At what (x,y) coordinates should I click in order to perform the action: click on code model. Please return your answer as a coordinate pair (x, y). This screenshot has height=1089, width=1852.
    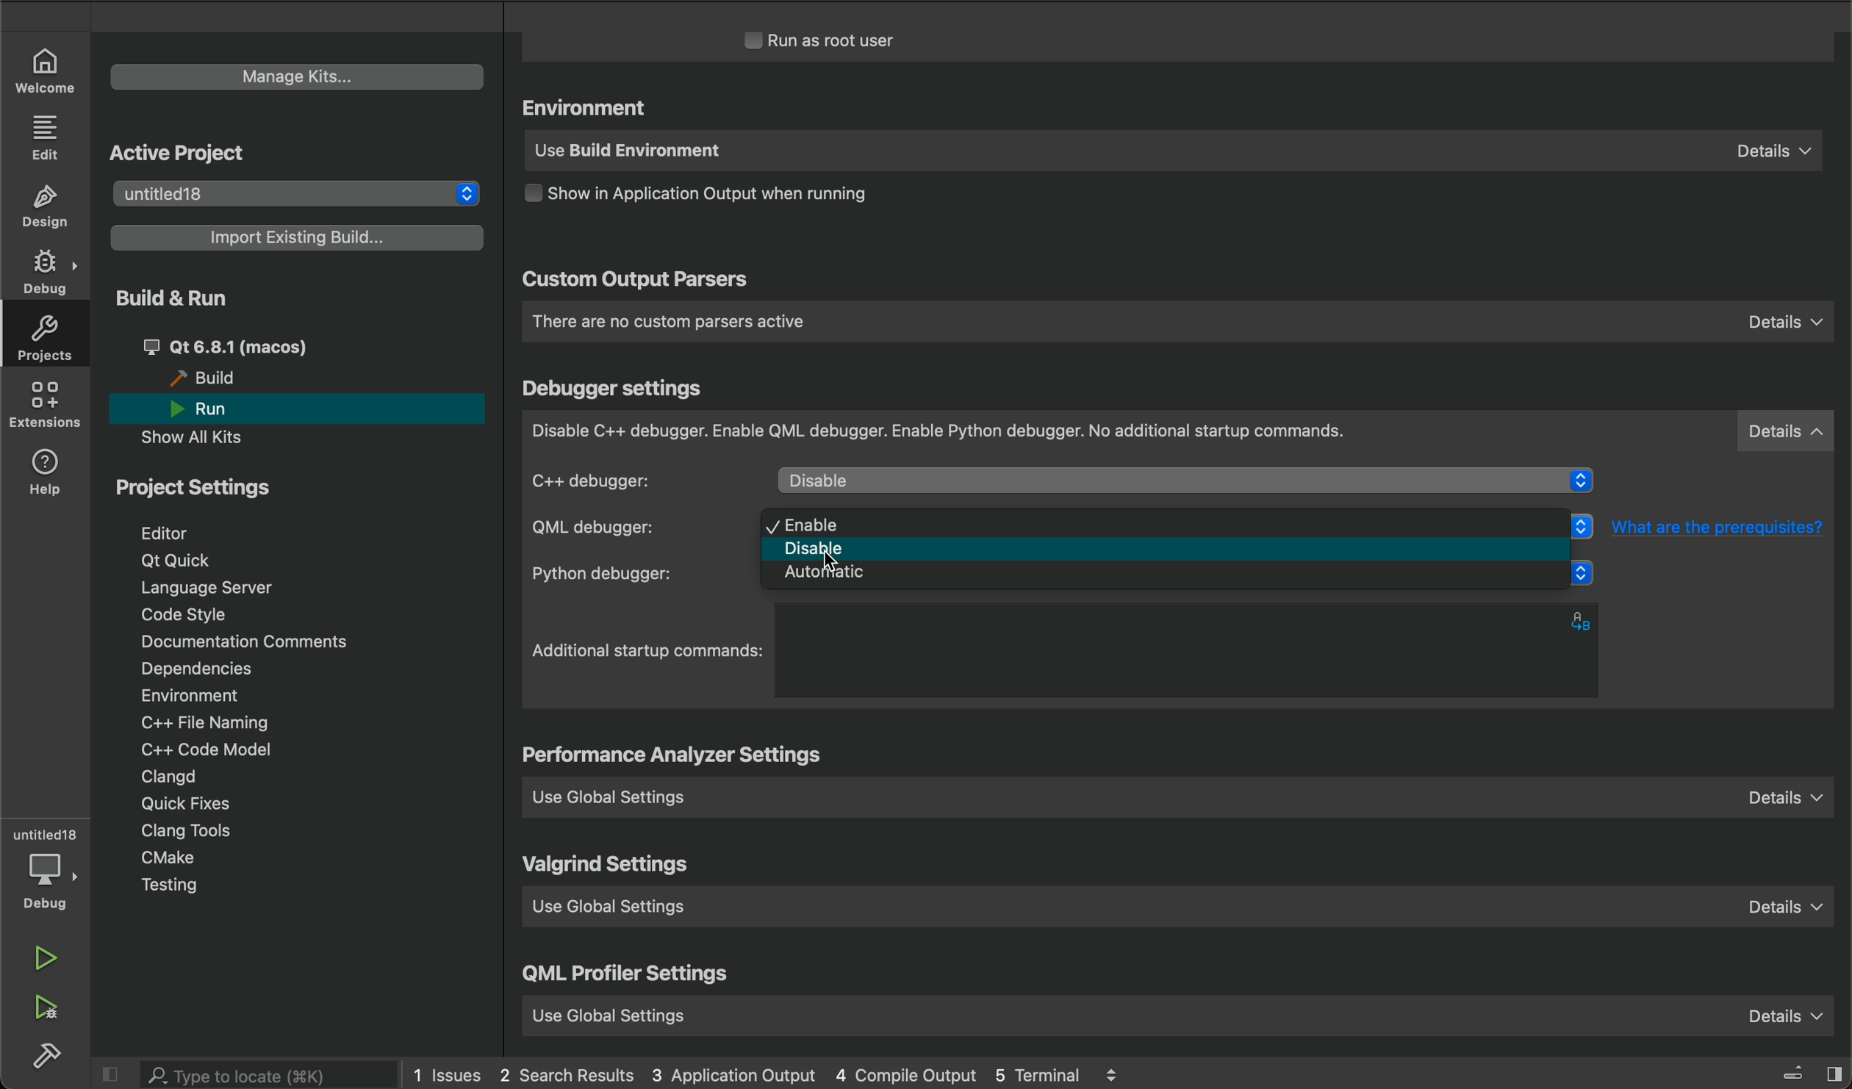
    Looking at the image, I should click on (198, 749).